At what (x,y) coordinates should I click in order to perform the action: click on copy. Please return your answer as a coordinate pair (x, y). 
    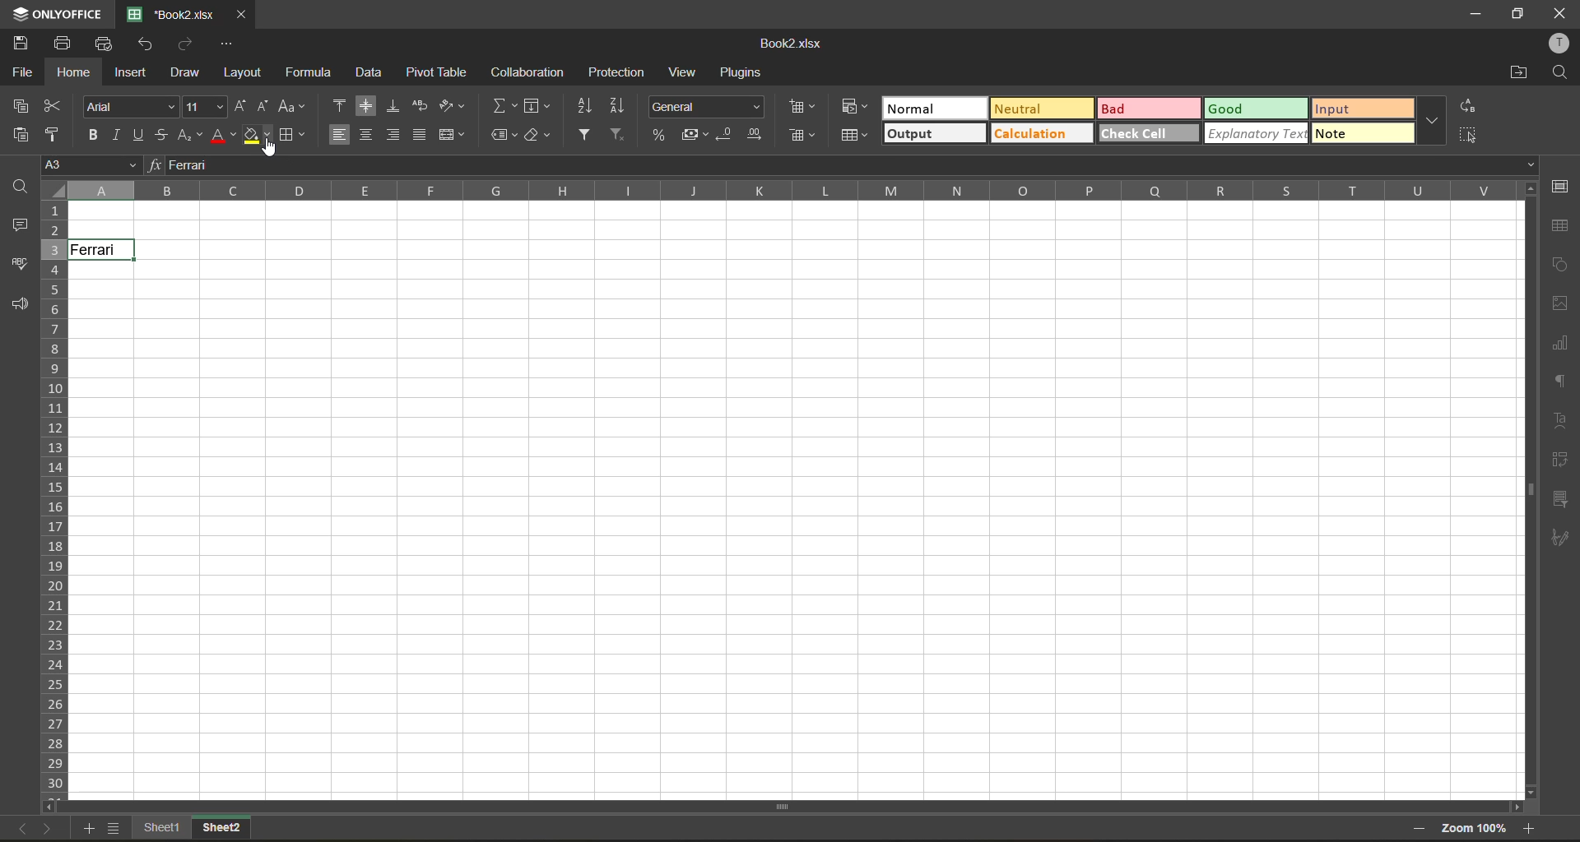
    Looking at the image, I should click on (21, 104).